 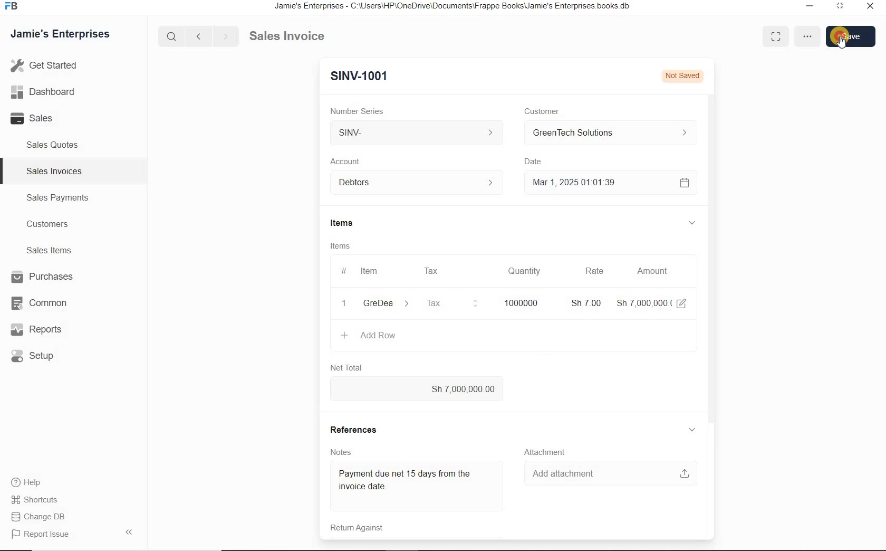 I want to click on option, so click(x=799, y=35).